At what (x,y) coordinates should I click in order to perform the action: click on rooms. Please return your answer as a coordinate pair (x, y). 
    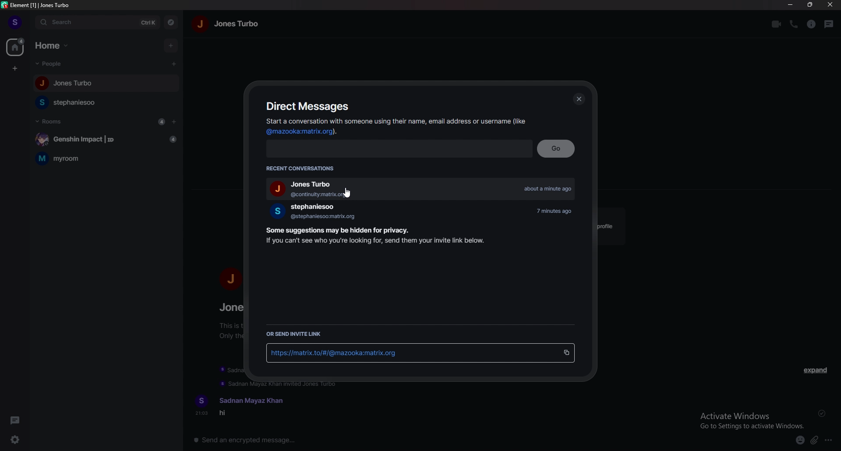
    Looking at the image, I should click on (49, 121).